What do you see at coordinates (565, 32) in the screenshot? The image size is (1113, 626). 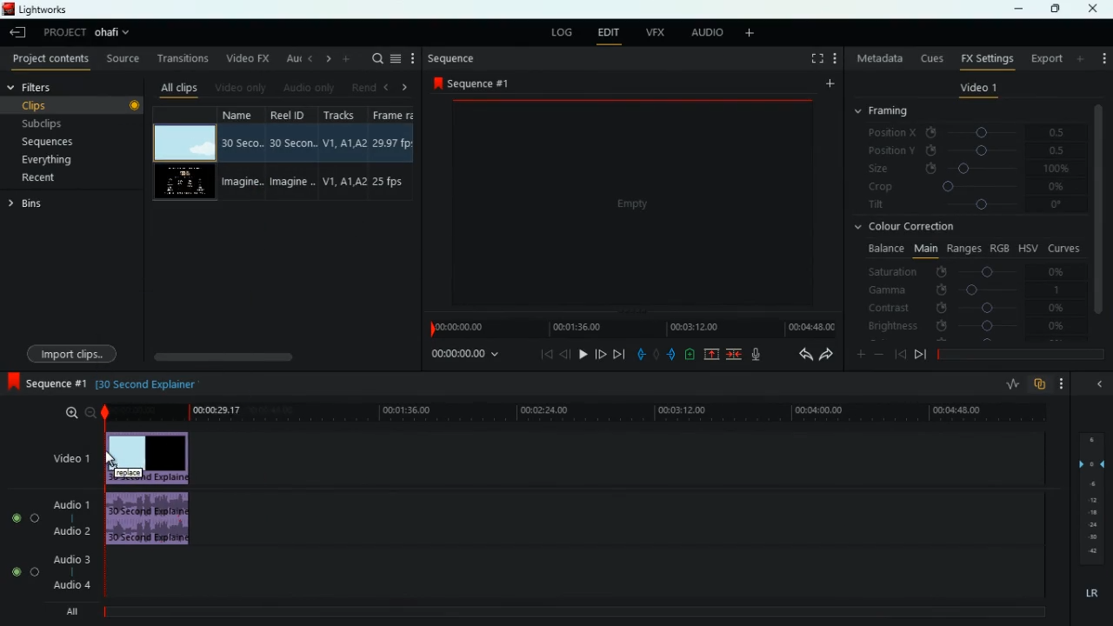 I see `log` at bounding box center [565, 32].